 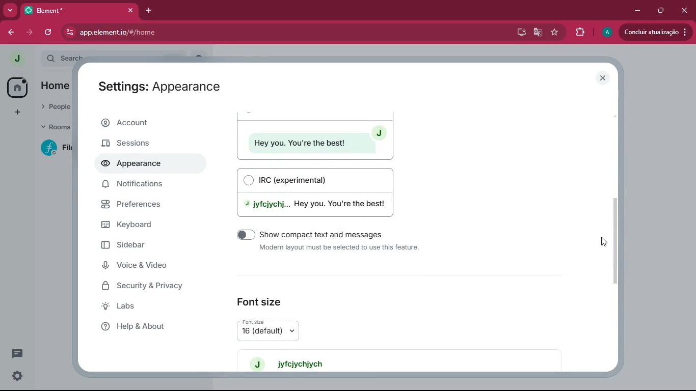 What do you see at coordinates (662, 10) in the screenshot?
I see `maximize` at bounding box center [662, 10].